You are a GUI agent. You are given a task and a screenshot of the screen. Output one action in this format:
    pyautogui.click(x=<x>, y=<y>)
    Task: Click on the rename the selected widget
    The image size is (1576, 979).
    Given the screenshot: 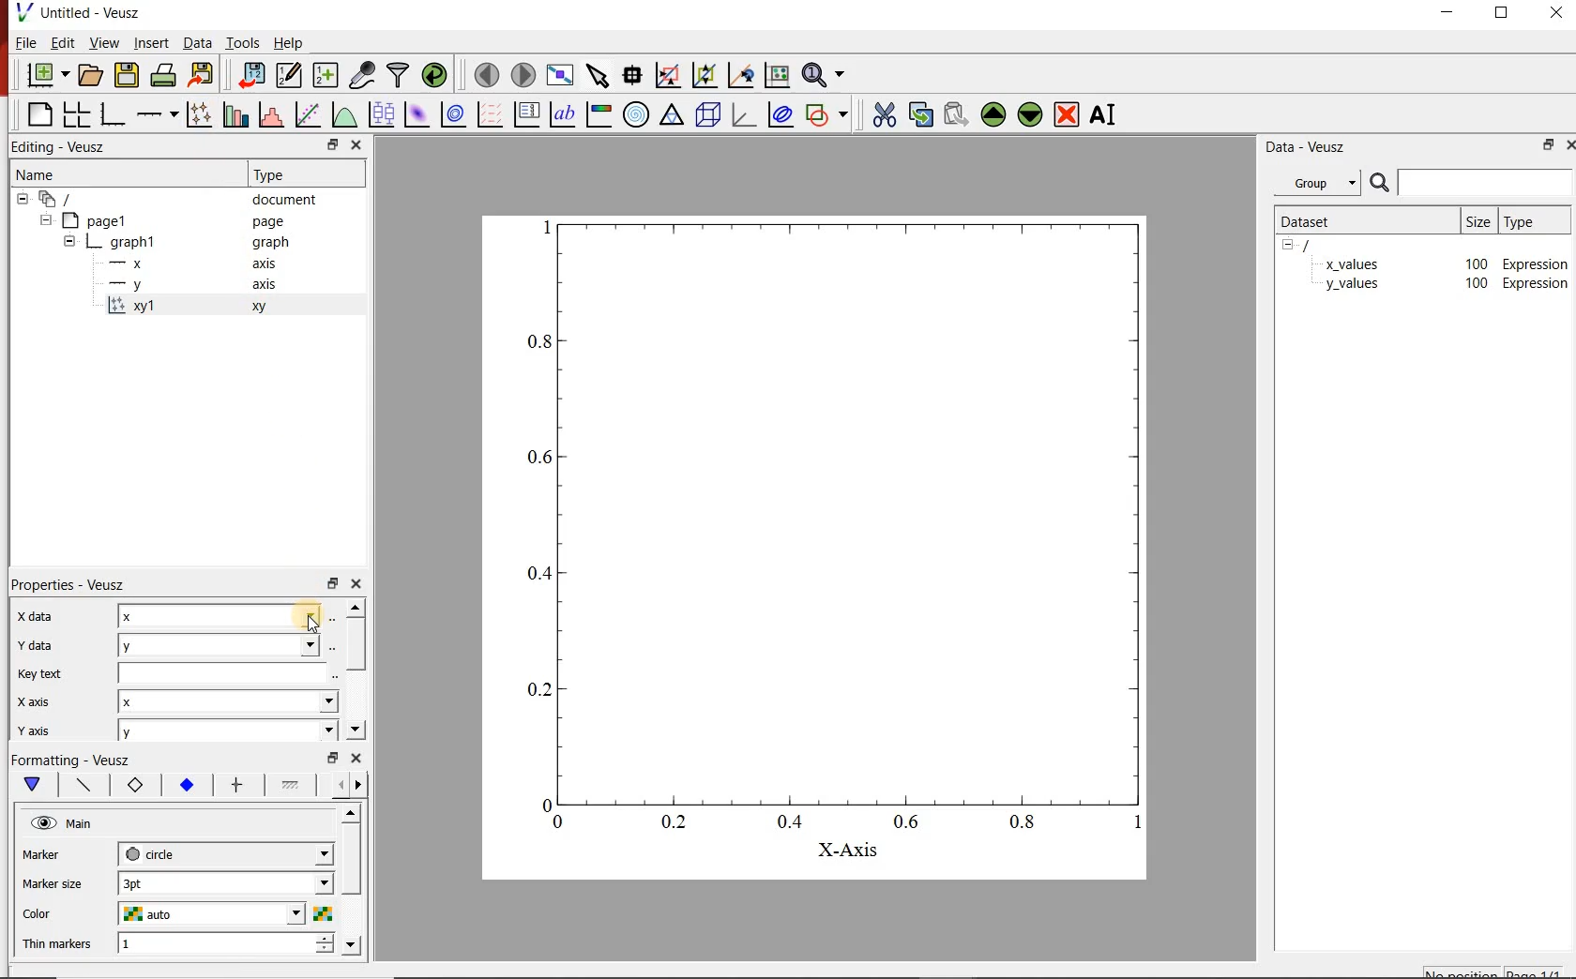 What is the action you would take?
    pyautogui.click(x=1105, y=117)
    